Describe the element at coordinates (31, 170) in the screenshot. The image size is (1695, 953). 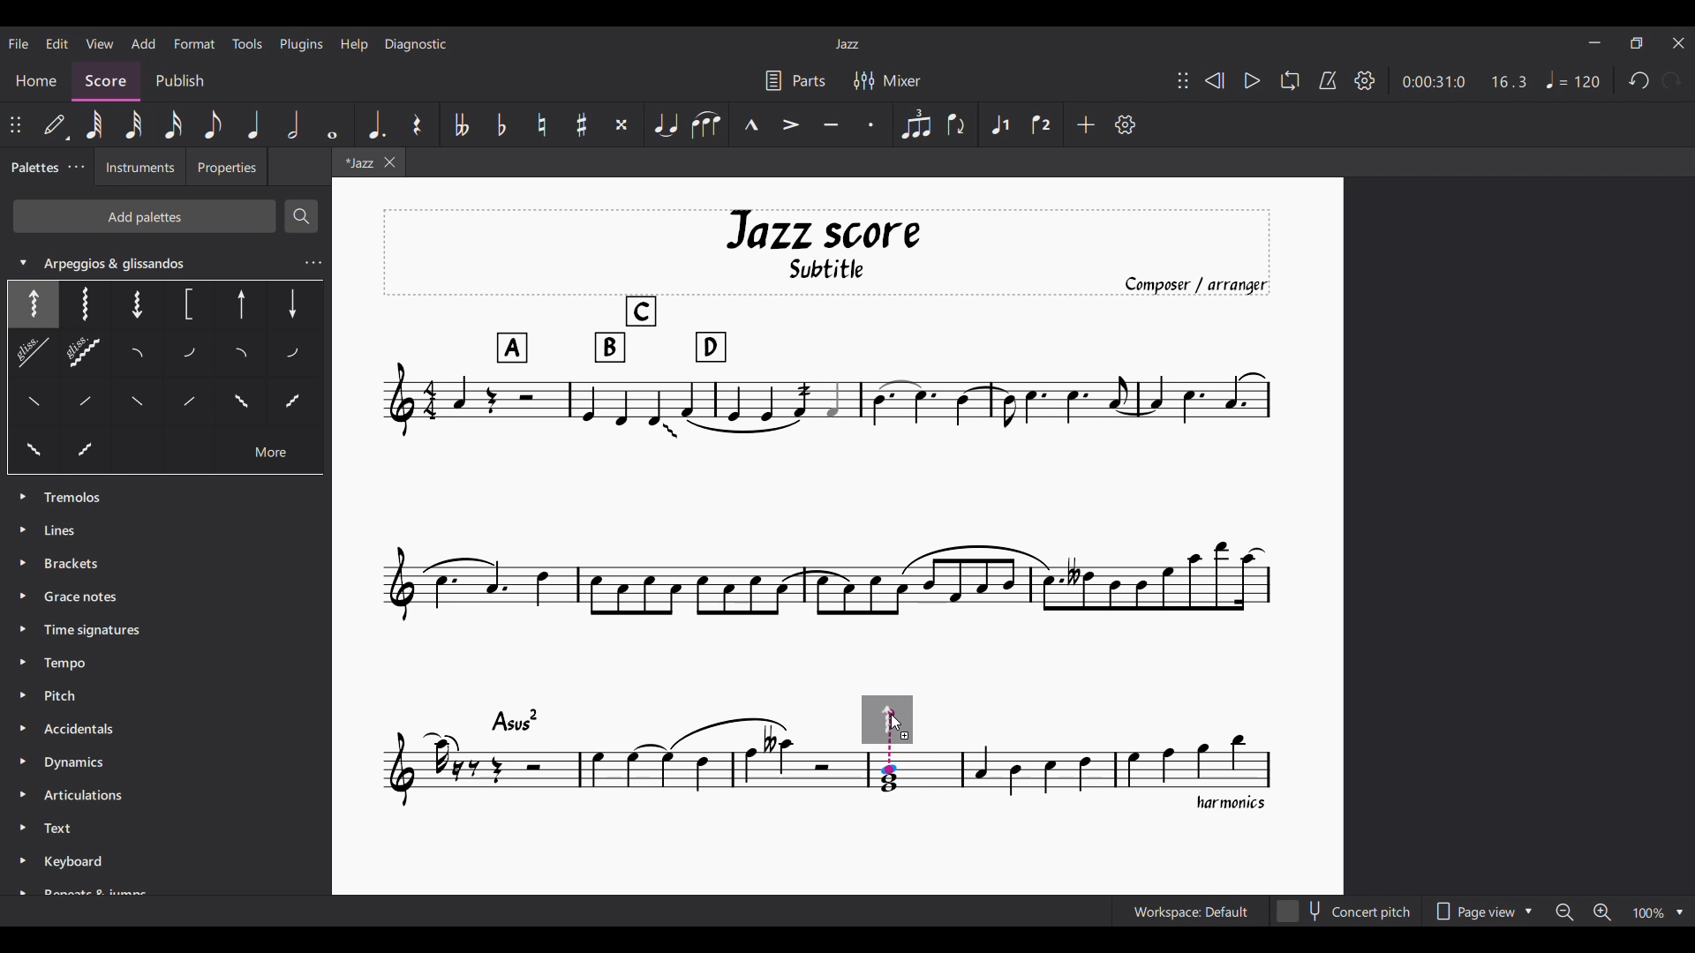
I see `Palettes` at that location.